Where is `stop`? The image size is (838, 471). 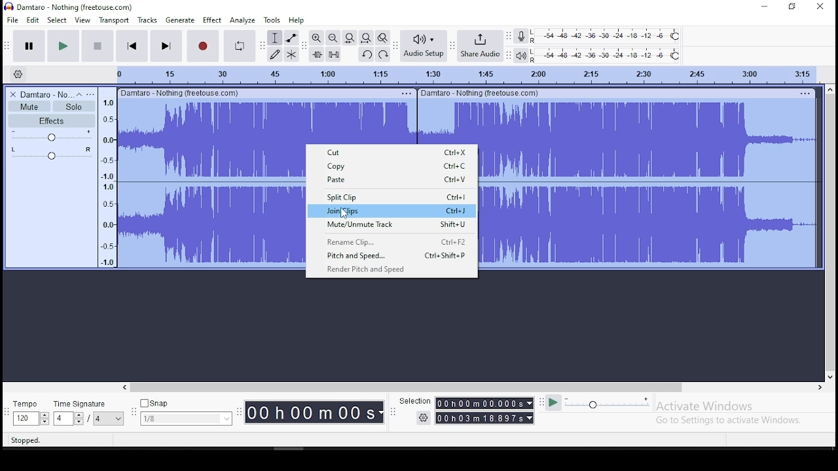
stop is located at coordinates (98, 45).